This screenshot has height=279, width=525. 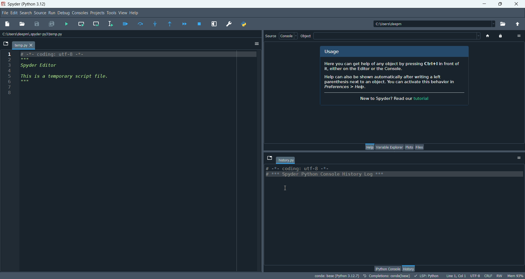 What do you see at coordinates (256, 45) in the screenshot?
I see `options` at bounding box center [256, 45].